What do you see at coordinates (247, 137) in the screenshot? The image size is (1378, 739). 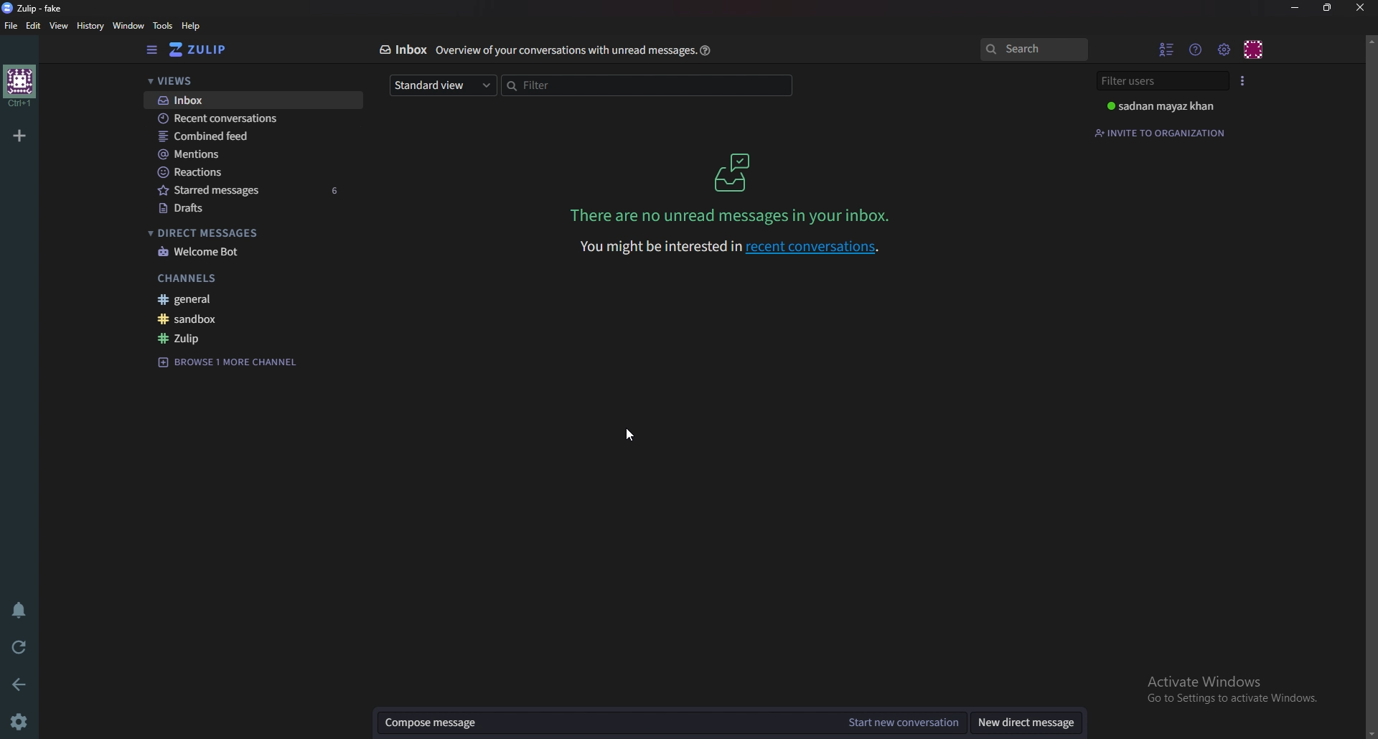 I see `Combined feed` at bounding box center [247, 137].